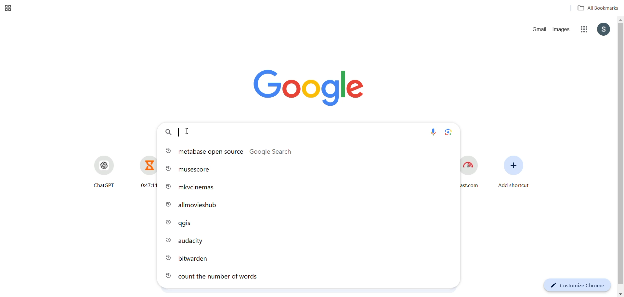  I want to click on ChatGPT, so click(102, 172).